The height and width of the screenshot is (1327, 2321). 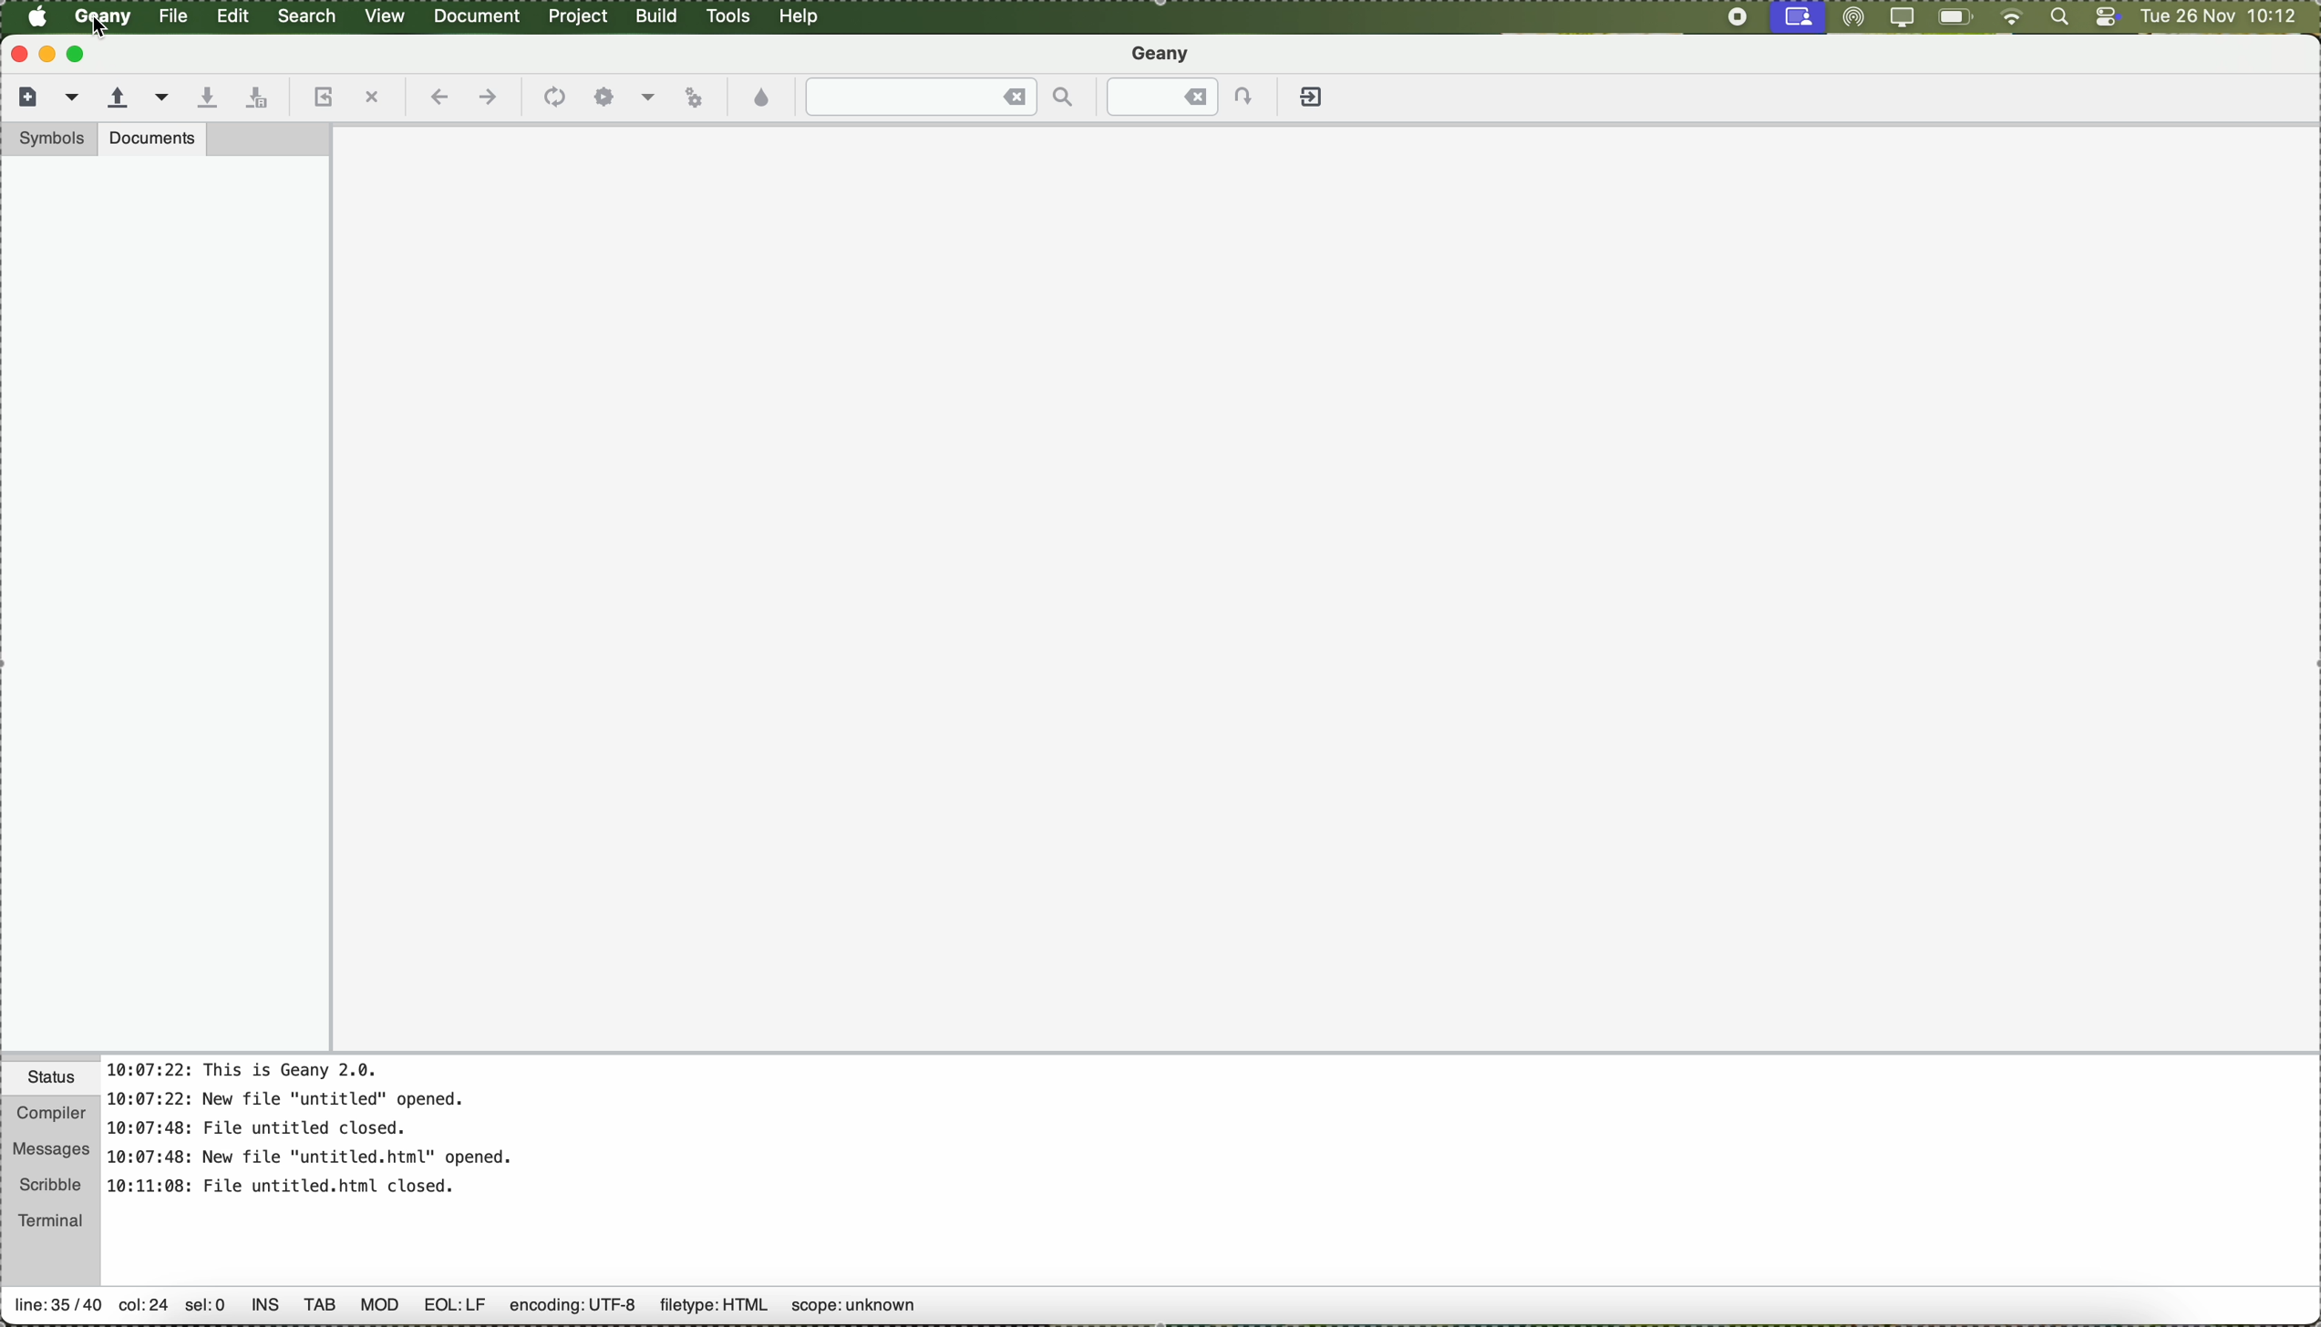 What do you see at coordinates (603, 97) in the screenshot?
I see `settings` at bounding box center [603, 97].